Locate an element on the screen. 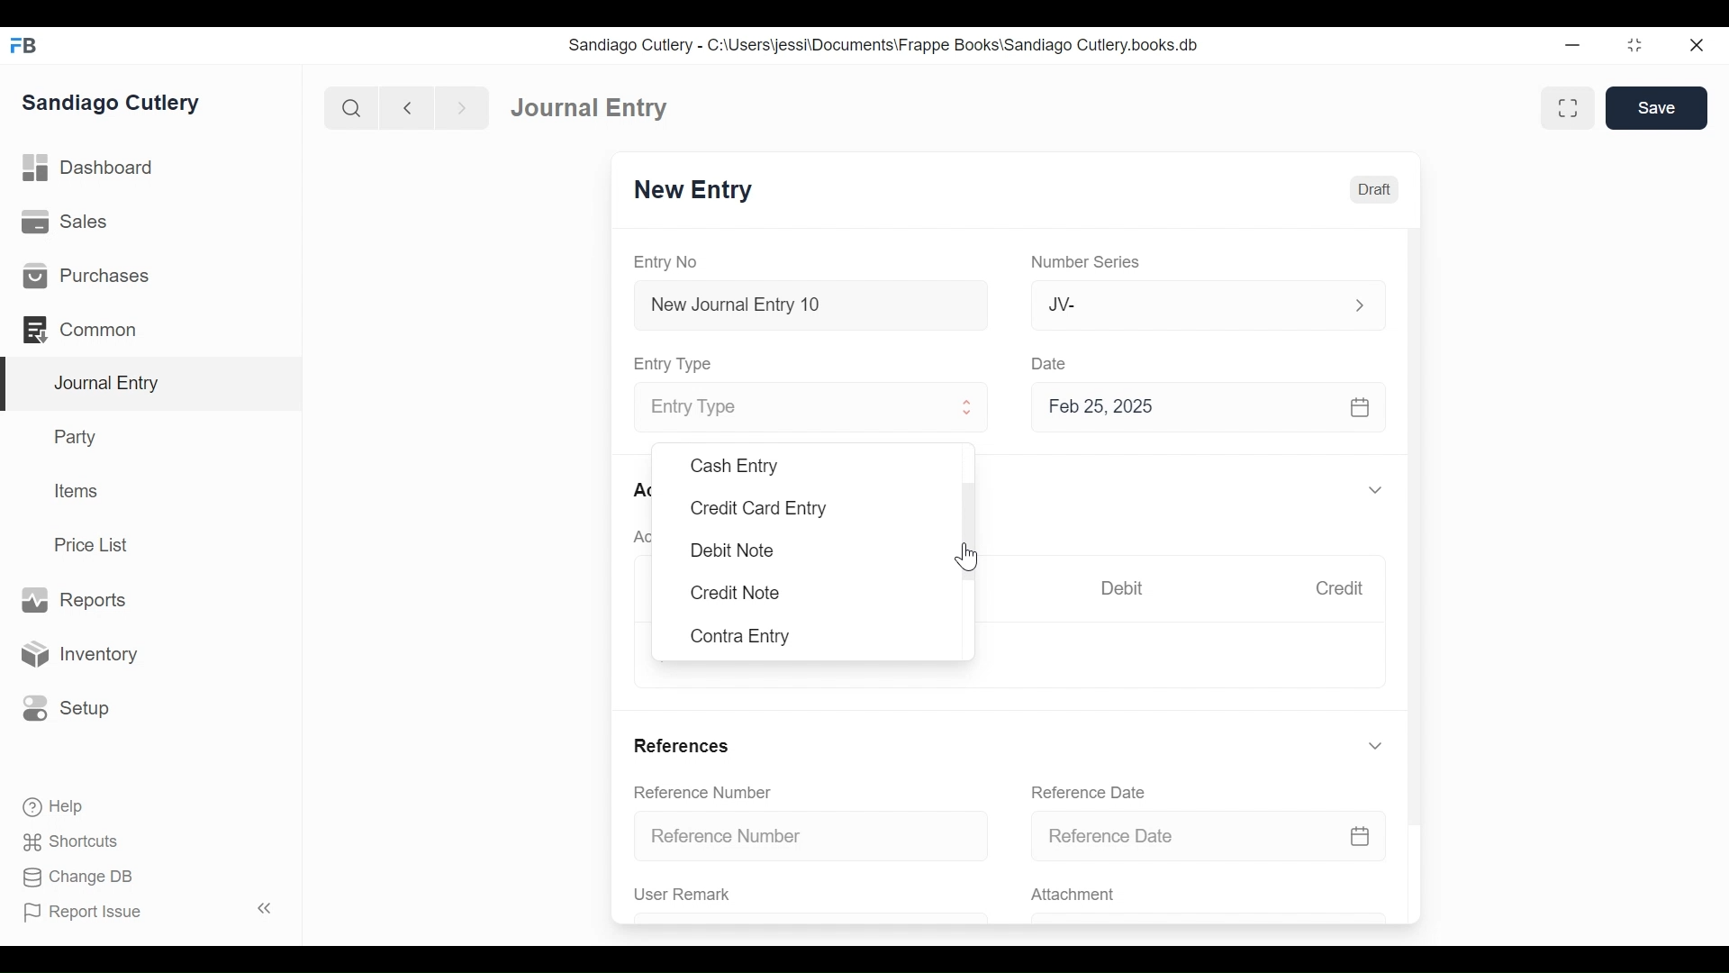  Entry Type is located at coordinates (790, 408).